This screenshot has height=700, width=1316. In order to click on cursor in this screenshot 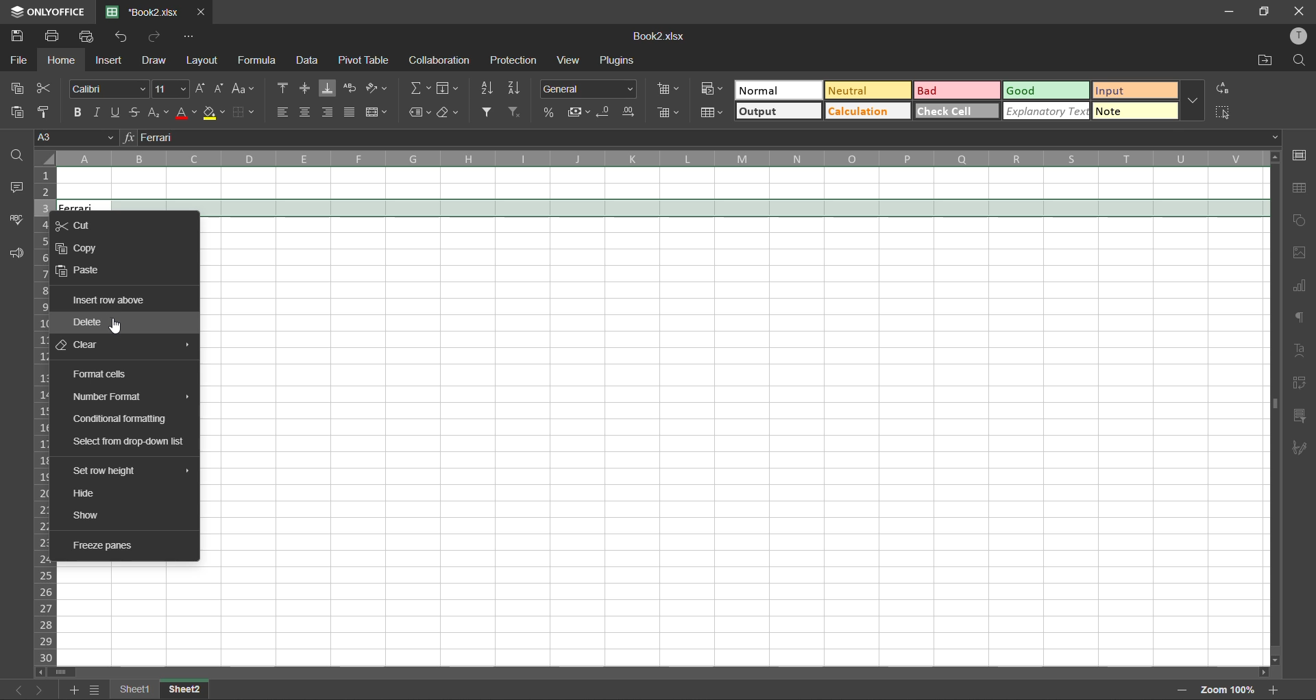, I will do `click(119, 325)`.